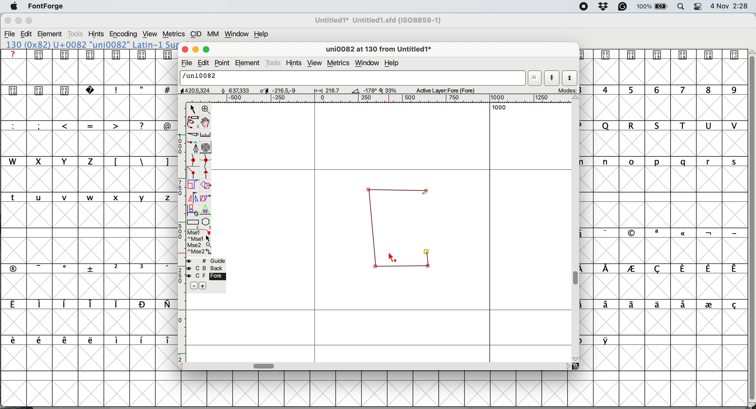 The image size is (756, 409). What do you see at coordinates (10, 34) in the screenshot?
I see `file` at bounding box center [10, 34].